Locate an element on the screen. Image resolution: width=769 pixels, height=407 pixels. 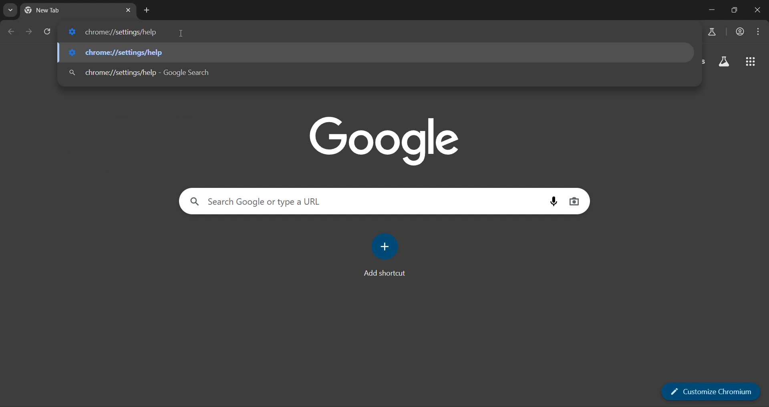
Close is located at coordinates (756, 9).